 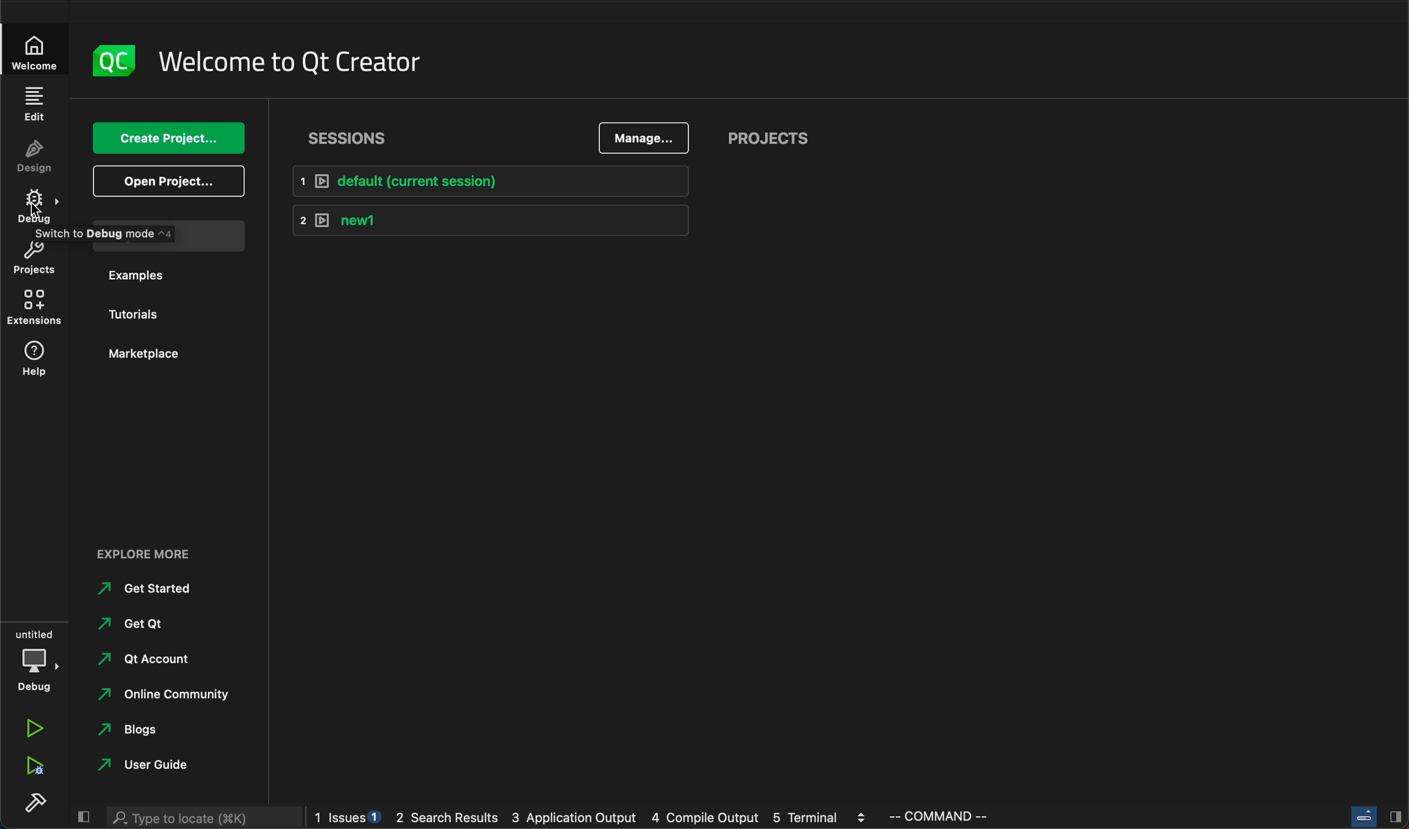 I want to click on compile output, so click(x=703, y=818).